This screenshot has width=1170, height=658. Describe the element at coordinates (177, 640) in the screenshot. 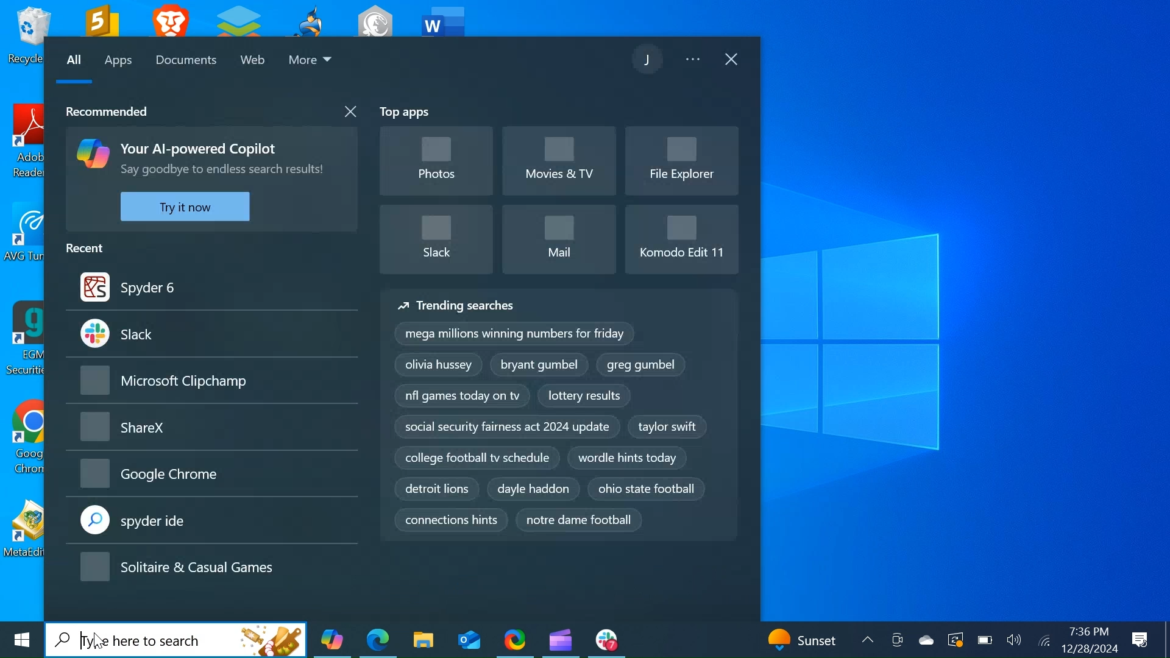

I see `Search` at that location.